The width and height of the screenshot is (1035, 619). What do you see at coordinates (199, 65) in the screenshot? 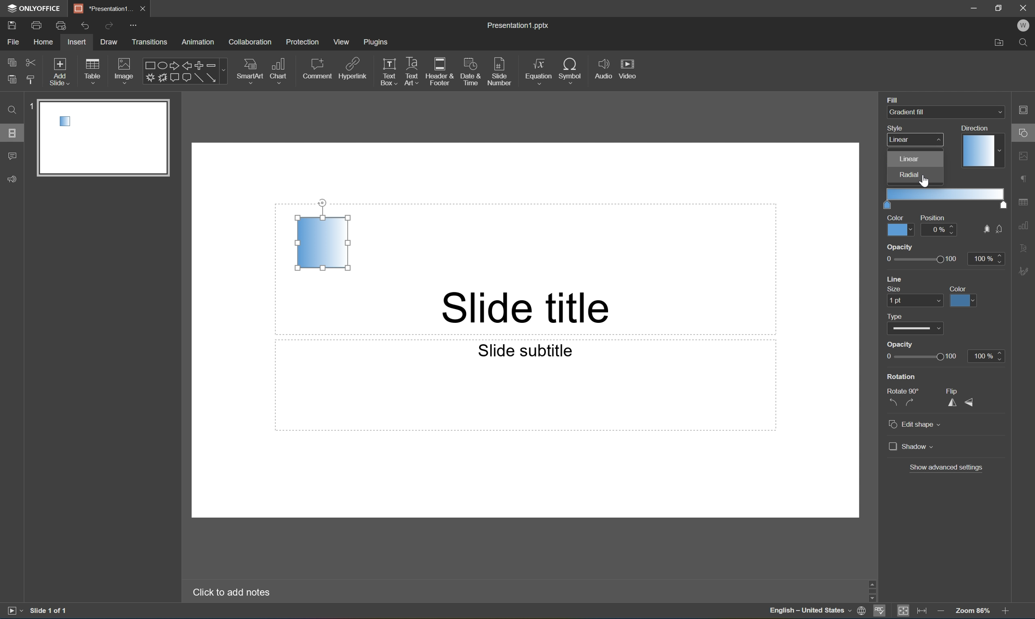
I see `Plus` at bounding box center [199, 65].